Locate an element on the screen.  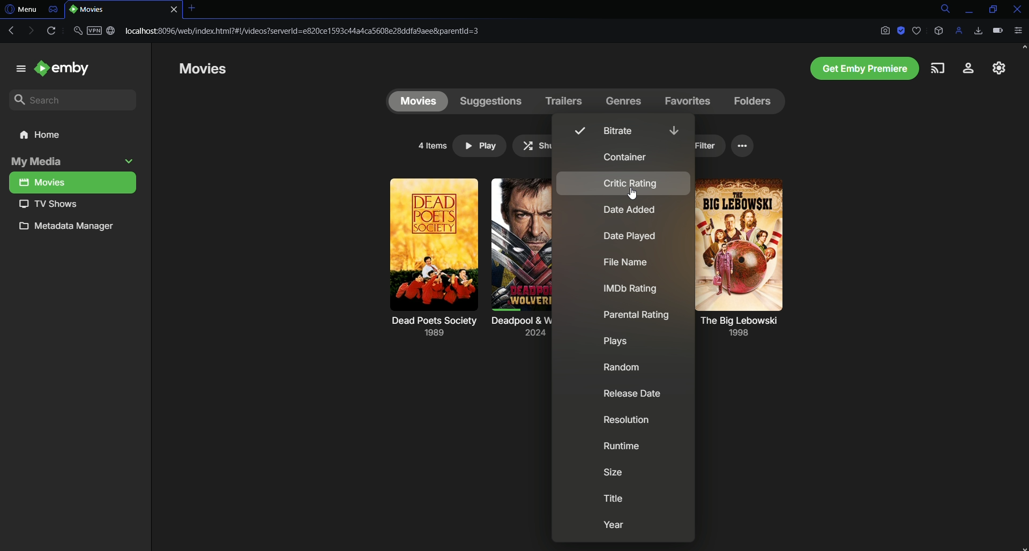
Critic Rating is located at coordinates (629, 184).